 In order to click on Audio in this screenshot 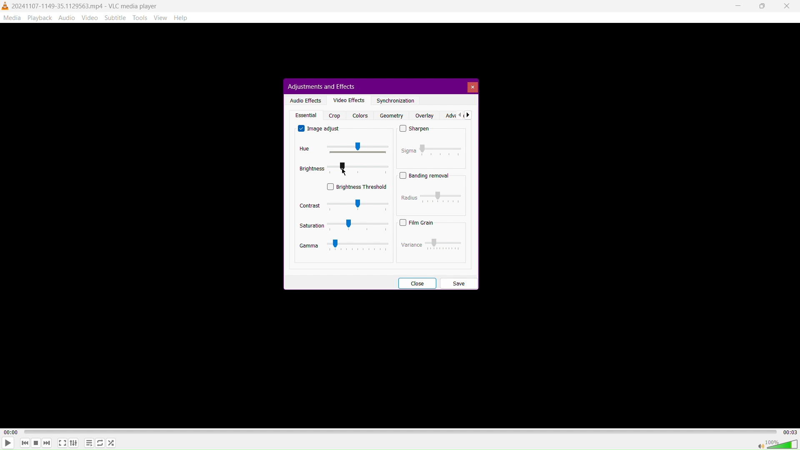, I will do `click(67, 17)`.